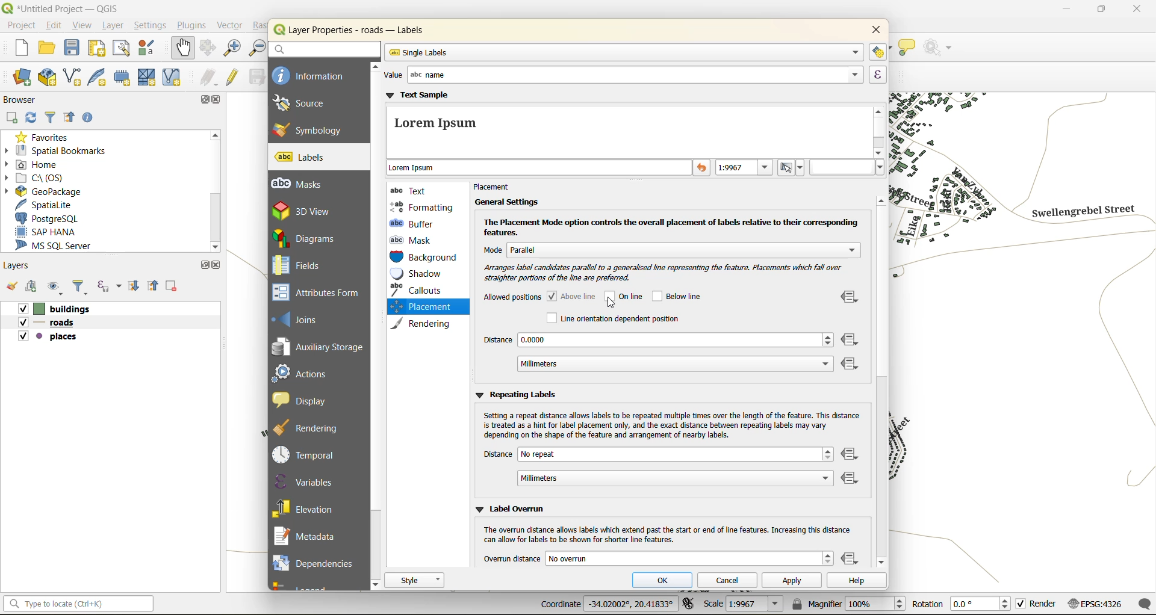 Image resolution: width=1156 pixels, height=615 pixels. Describe the element at coordinates (30, 120) in the screenshot. I see `refresh` at that location.